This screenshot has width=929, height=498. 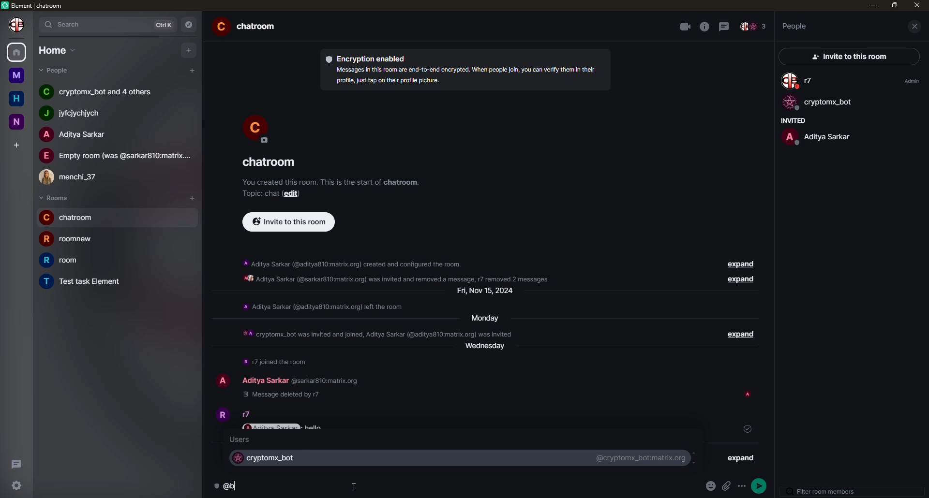 I want to click on threads, so click(x=15, y=463).